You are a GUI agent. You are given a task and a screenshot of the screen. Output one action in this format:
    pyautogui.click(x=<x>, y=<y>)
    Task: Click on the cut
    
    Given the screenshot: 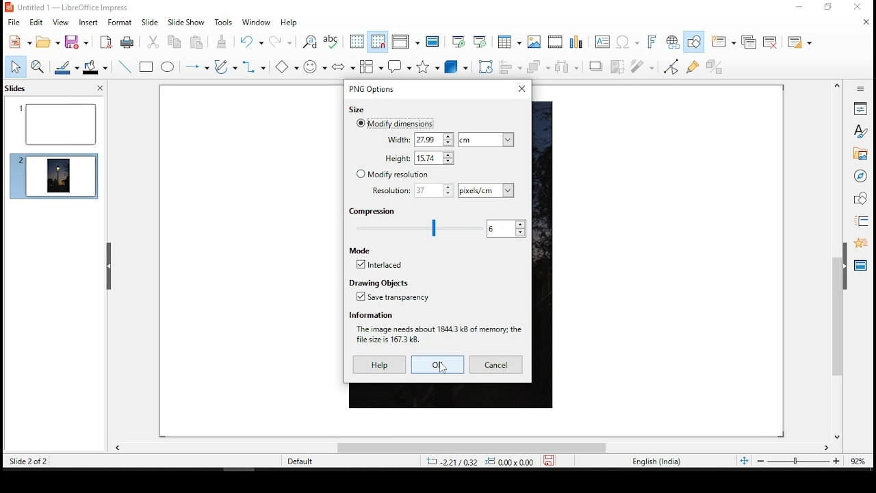 What is the action you would take?
    pyautogui.click(x=153, y=43)
    